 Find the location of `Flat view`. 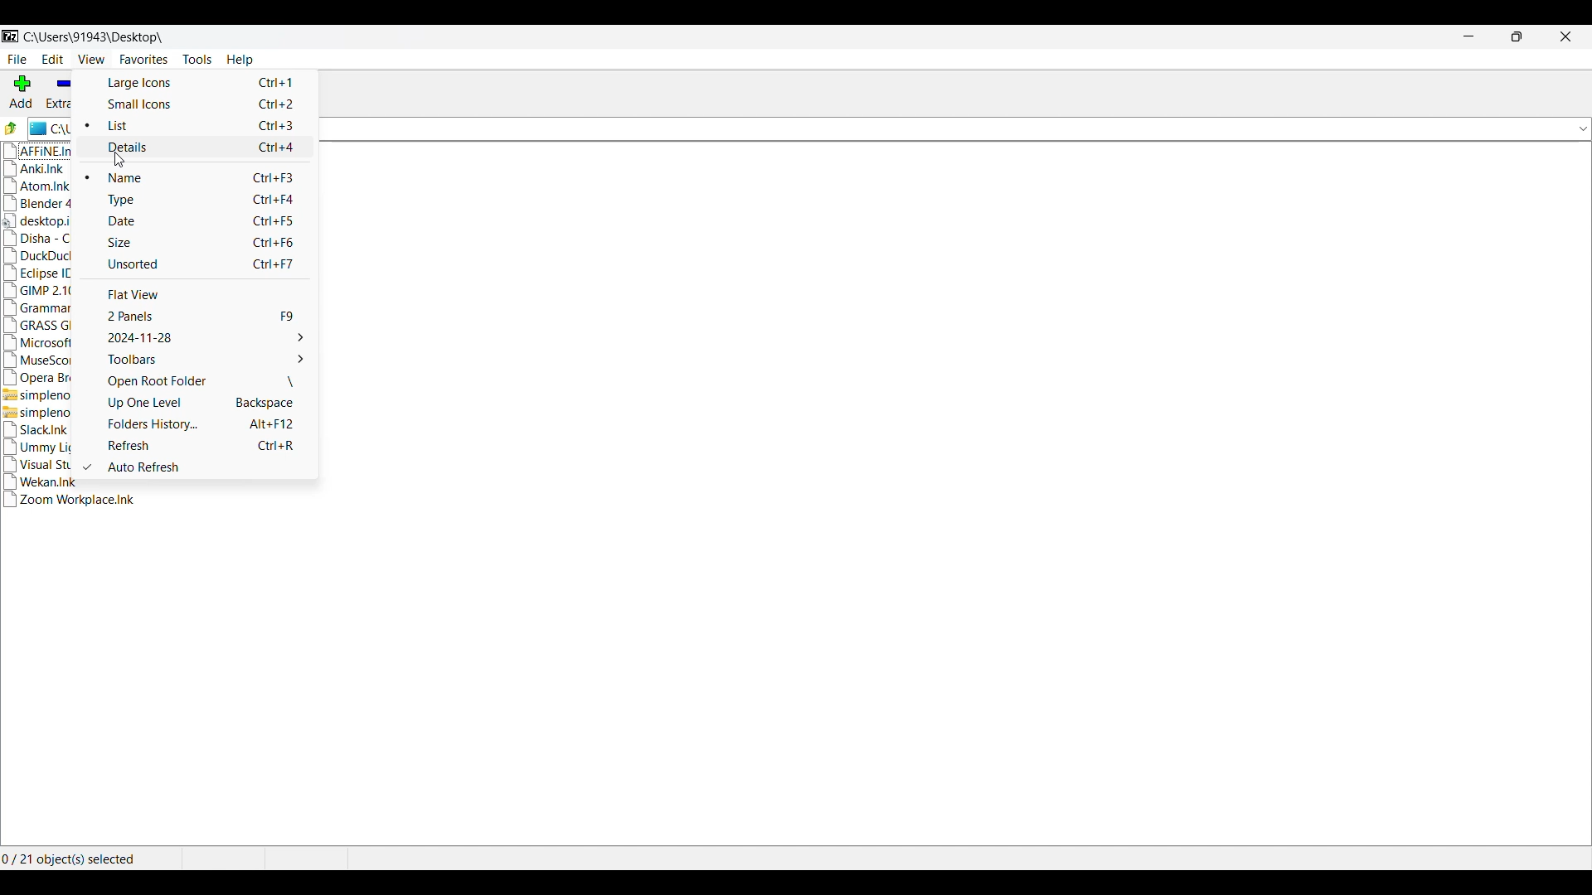

Flat view is located at coordinates (206, 294).